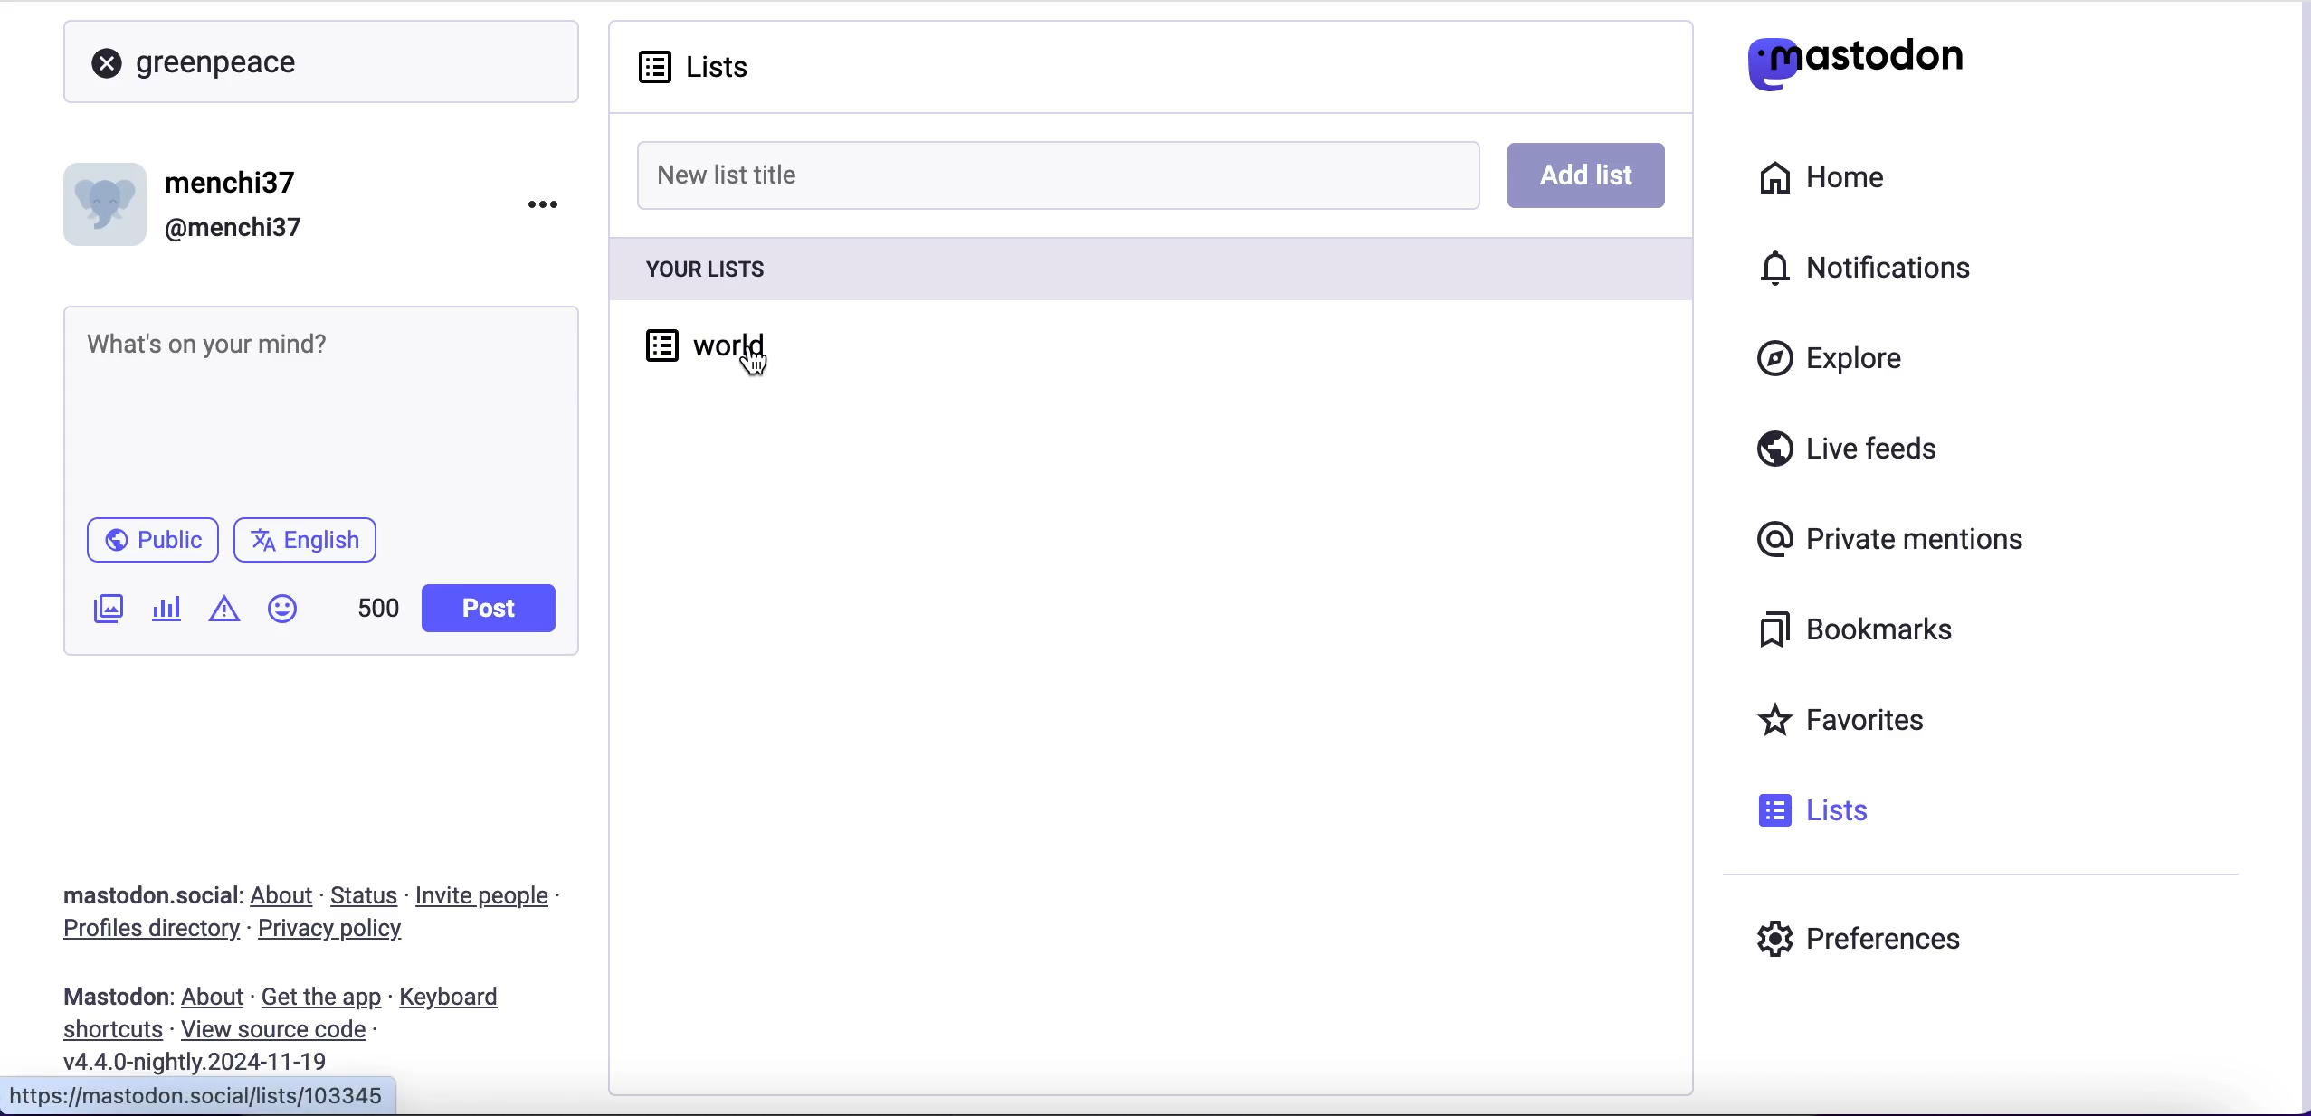 The image size is (2311, 1116). Describe the element at coordinates (1819, 178) in the screenshot. I see `home` at that location.